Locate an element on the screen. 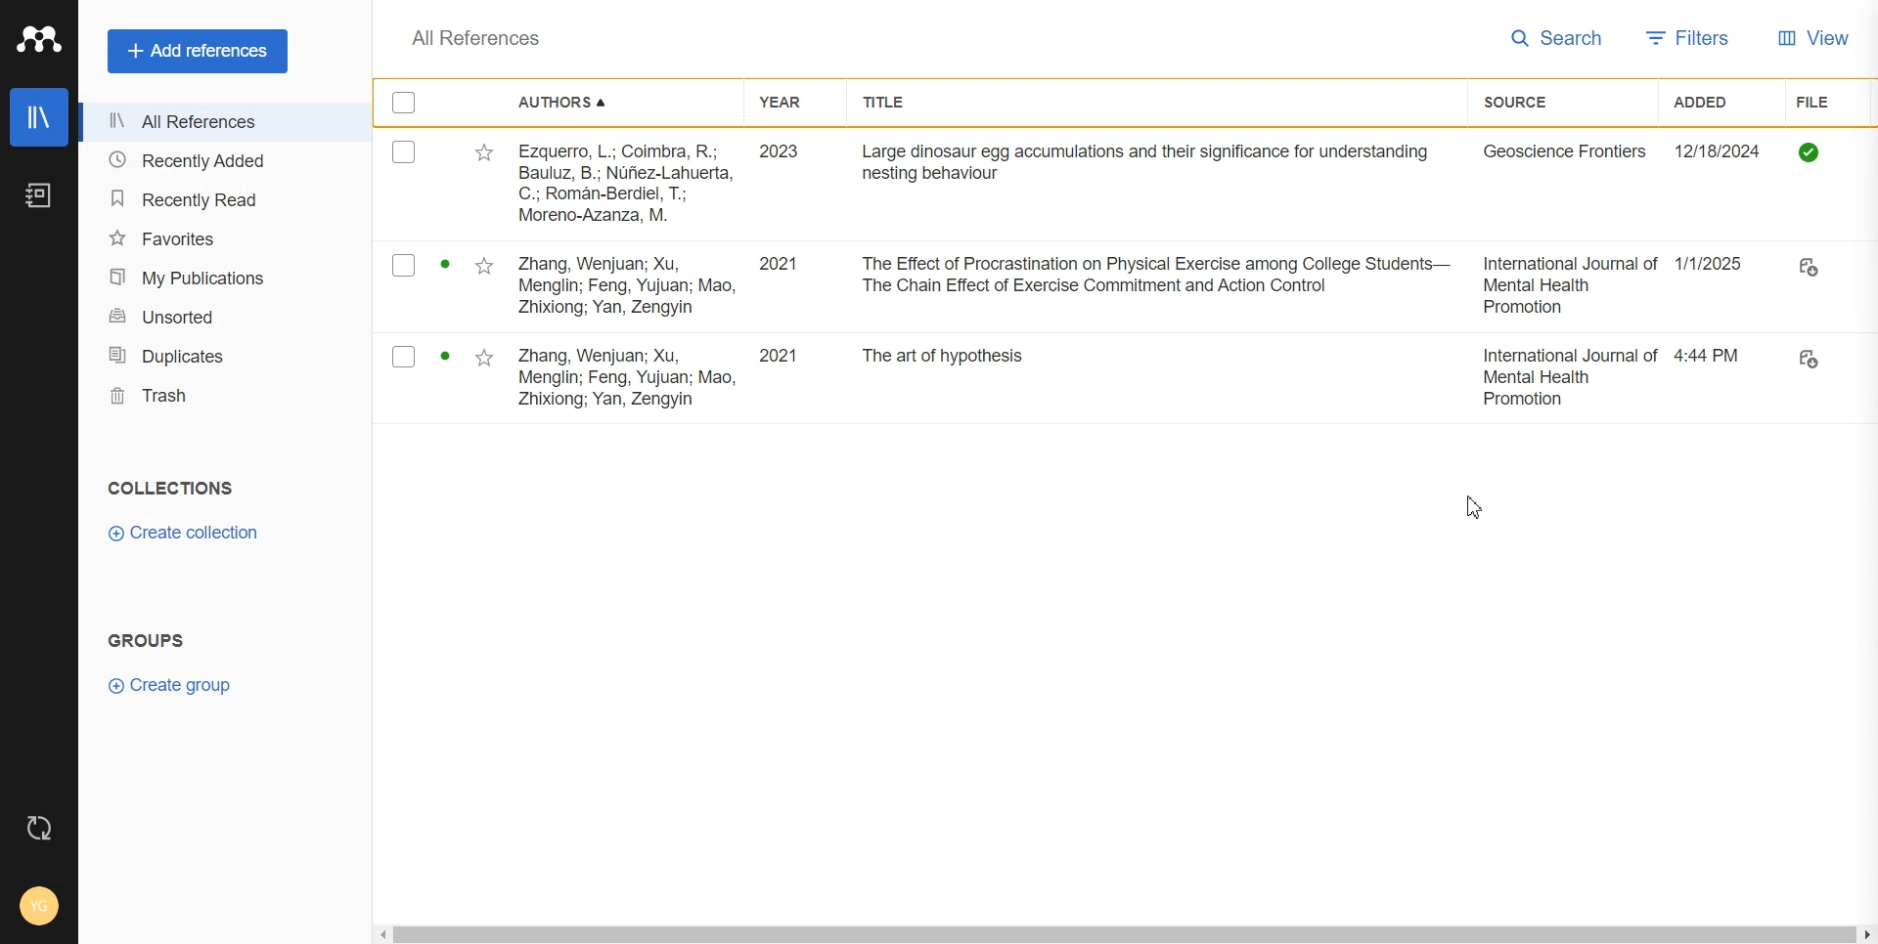 The width and height of the screenshot is (1878, 944). Add references is located at coordinates (199, 51).